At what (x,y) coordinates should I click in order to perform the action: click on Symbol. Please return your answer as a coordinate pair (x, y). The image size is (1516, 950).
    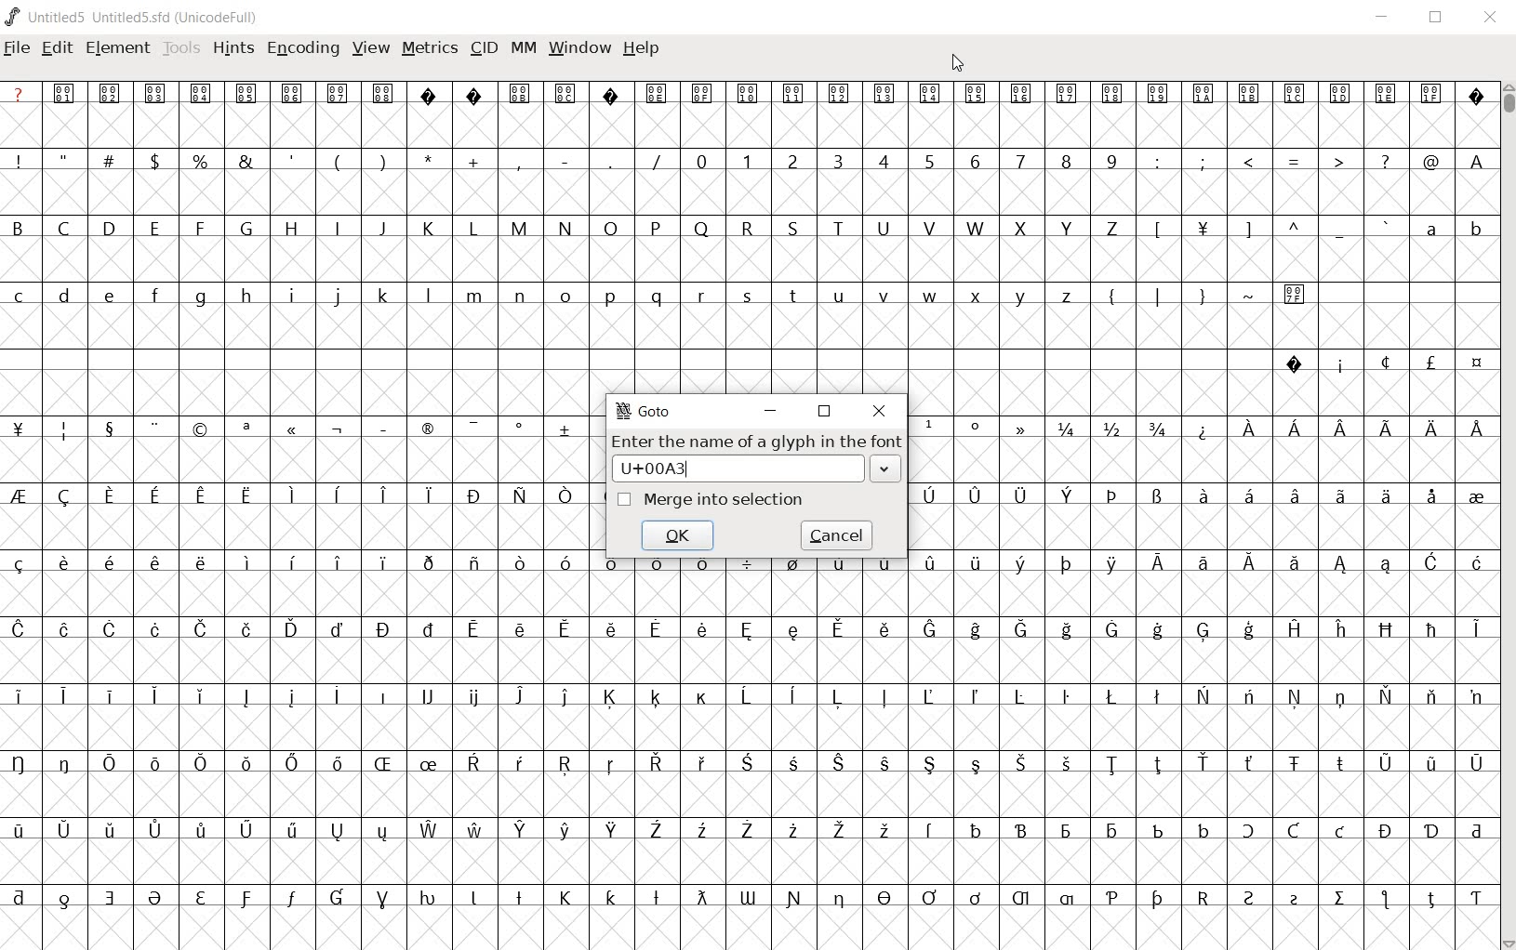
    Looking at the image, I should click on (565, 697).